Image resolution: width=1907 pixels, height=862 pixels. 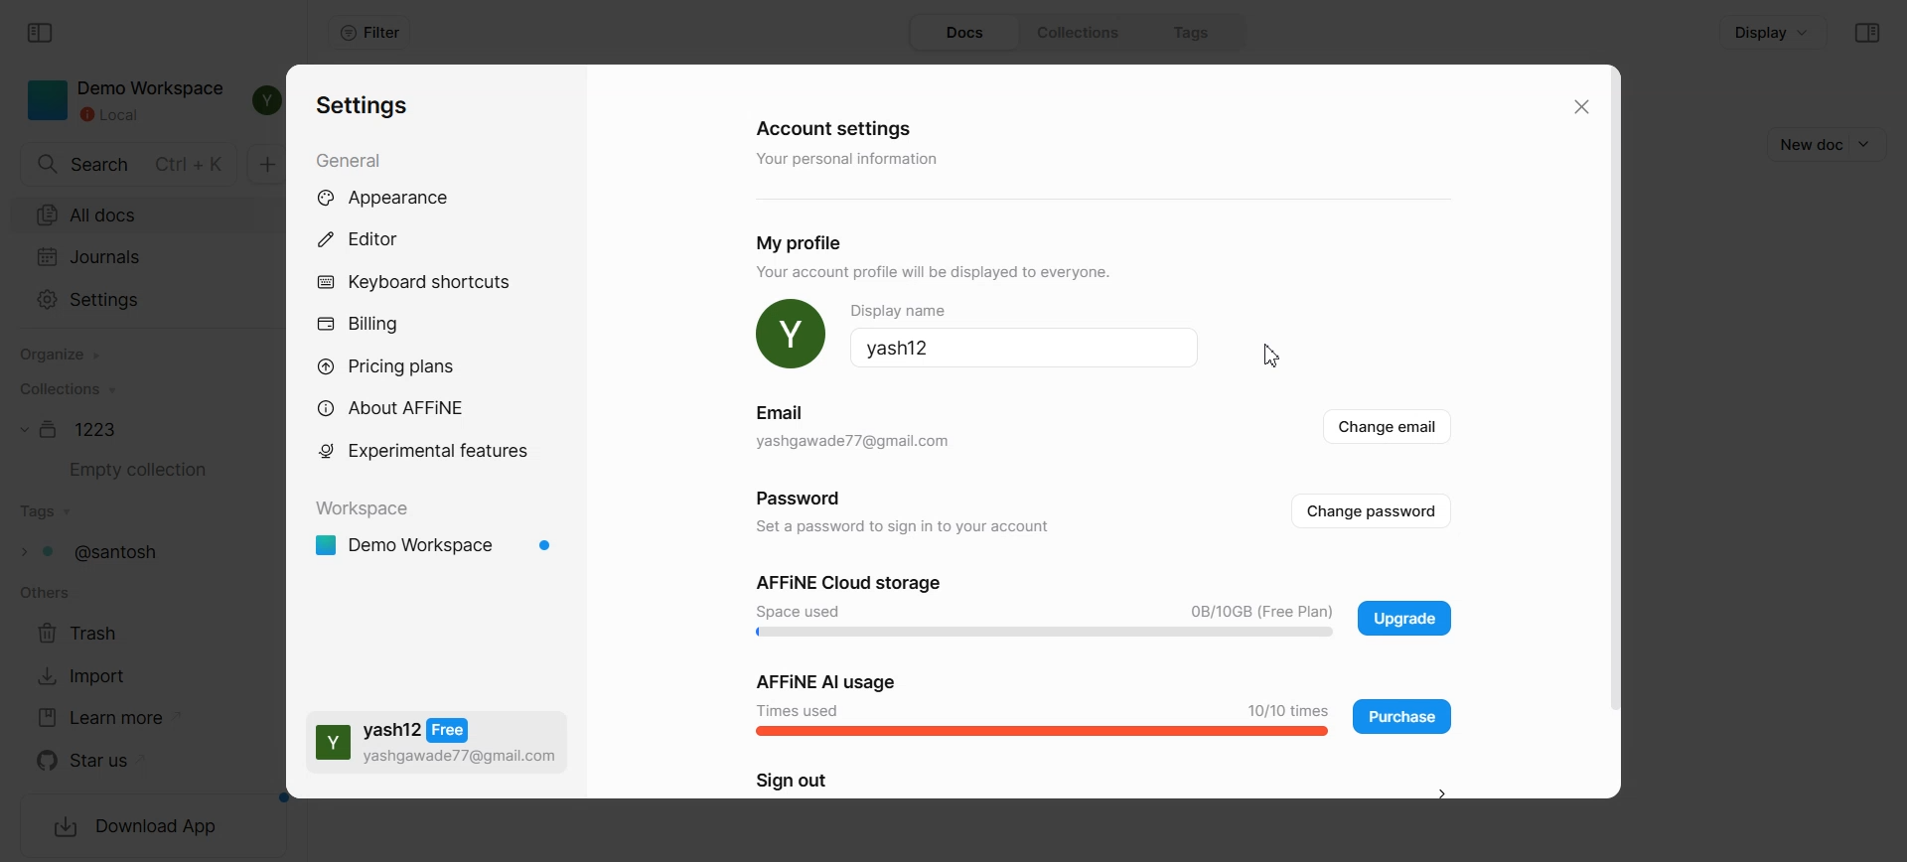 I want to click on About AFFiNE, so click(x=397, y=408).